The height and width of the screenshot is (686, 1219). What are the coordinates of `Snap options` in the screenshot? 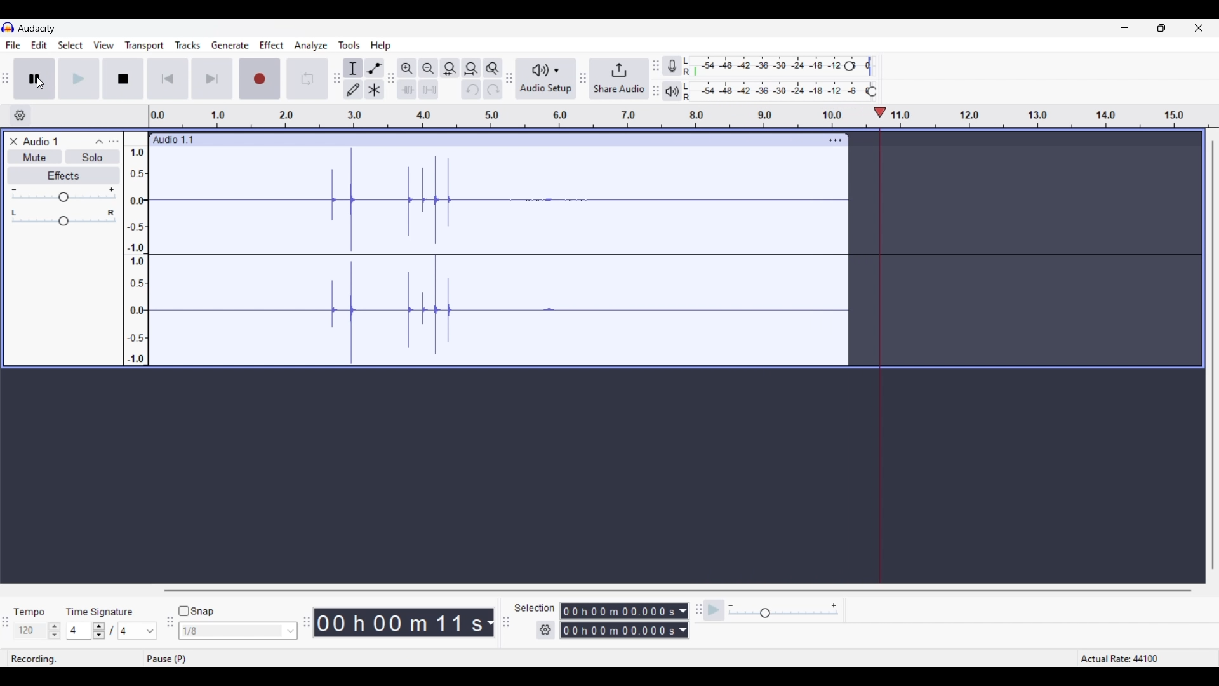 It's located at (291, 631).